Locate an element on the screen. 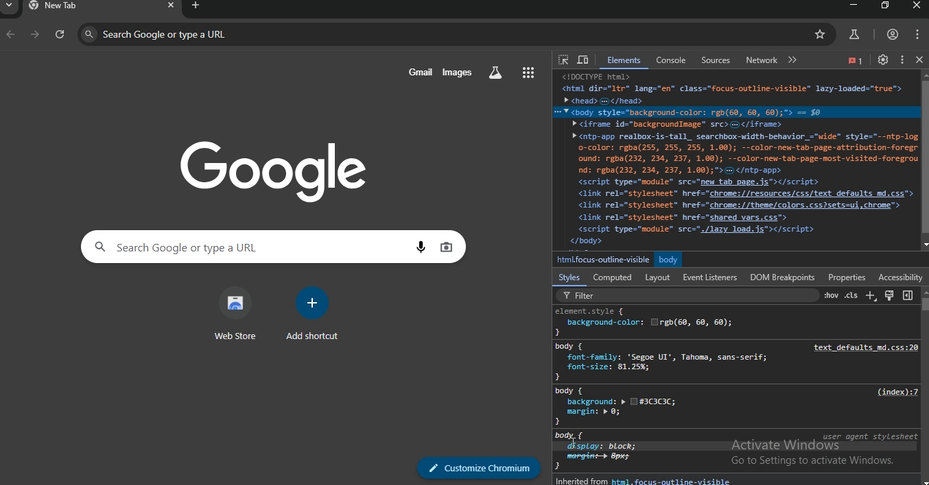 The height and width of the screenshot is (485, 929). ‘text_defaults_md.css:20 is located at coordinates (859, 347).